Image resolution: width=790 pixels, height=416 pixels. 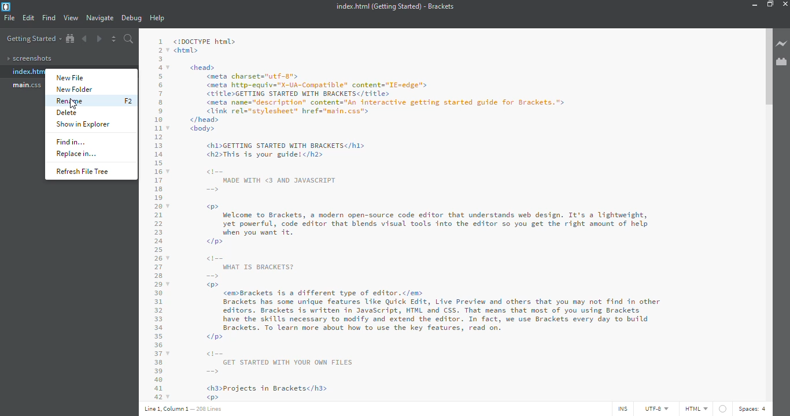 I want to click on rename, so click(x=71, y=101).